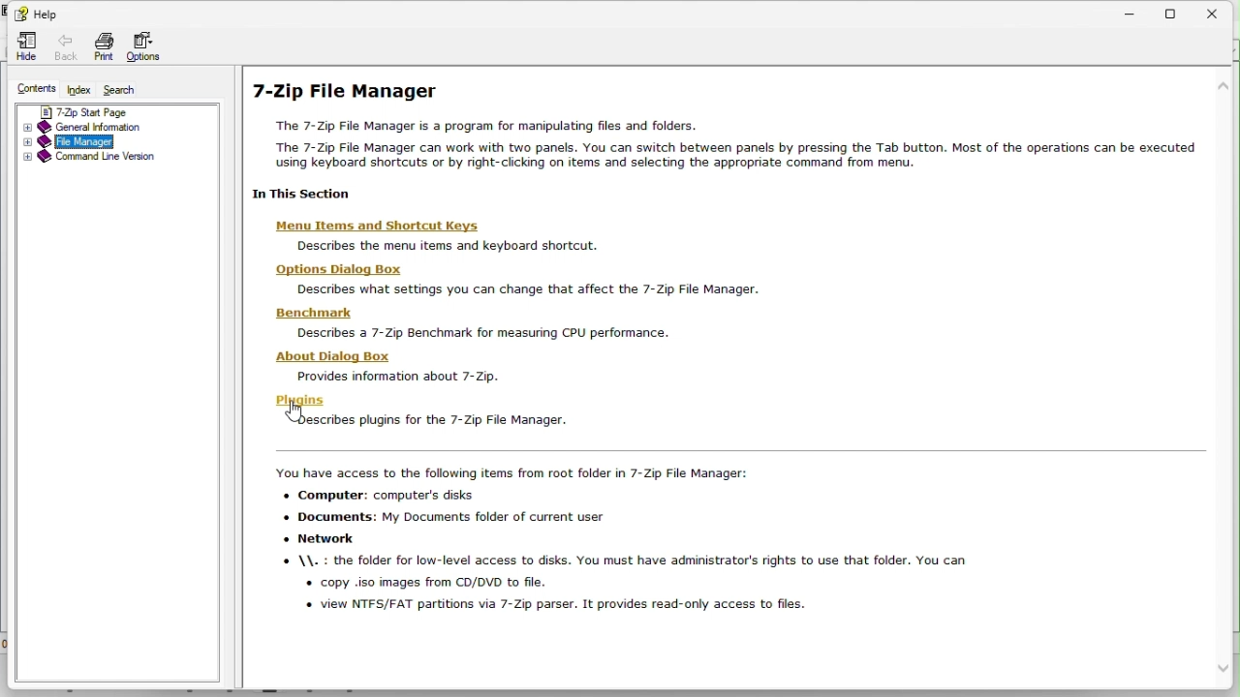  Describe the element at coordinates (332, 269) in the screenshot. I see `Options Dialog Box` at that location.